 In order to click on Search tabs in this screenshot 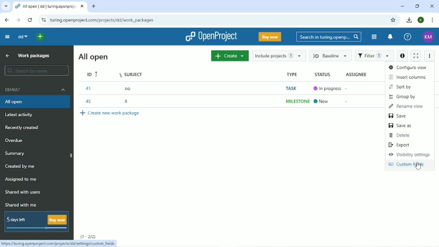, I will do `click(6, 6)`.